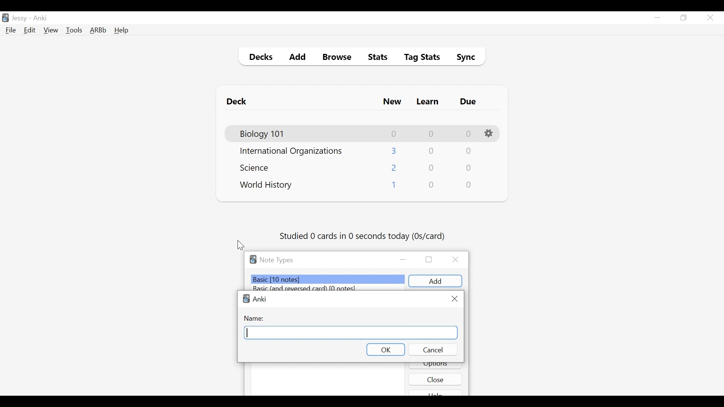  What do you see at coordinates (328, 279) in the screenshot?
I see `Basic (number of notes)` at bounding box center [328, 279].